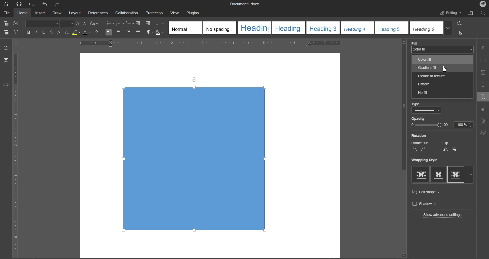 The height and width of the screenshot is (259, 489). Describe the element at coordinates (19, 4) in the screenshot. I see `Print` at that location.